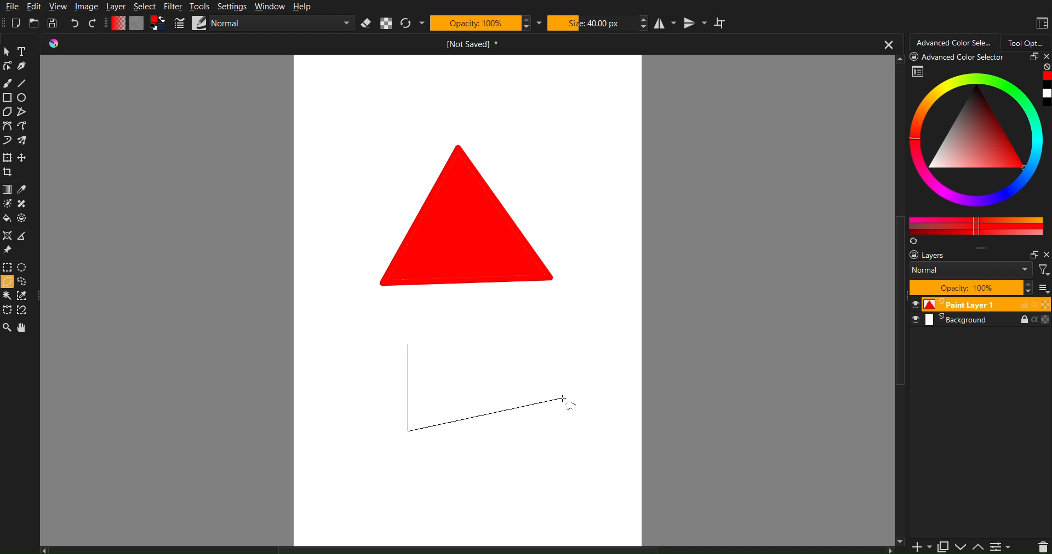 This screenshot has height=554, width=1052. Describe the element at coordinates (302, 8) in the screenshot. I see `Help` at that location.